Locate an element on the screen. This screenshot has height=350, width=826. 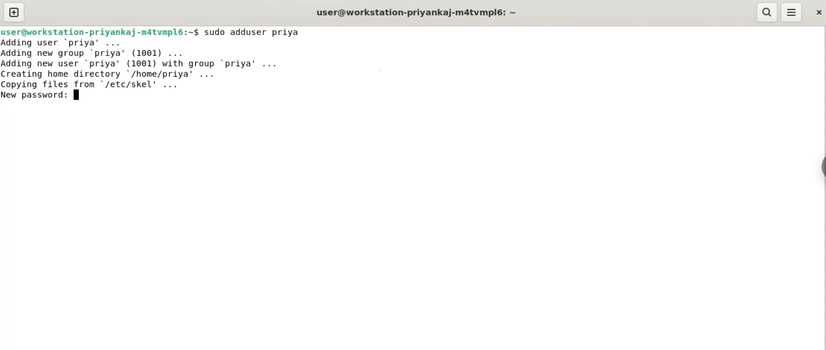
Adding user ‘priya’ ...

Adding new group ‘priya’ (1001) ...

Adding new user ‘priya' (1001) with group ‘priya’ ...
Creating home directory /home/priya’ ...

Copving files from "/etc/skel' ... is located at coordinates (168, 63).